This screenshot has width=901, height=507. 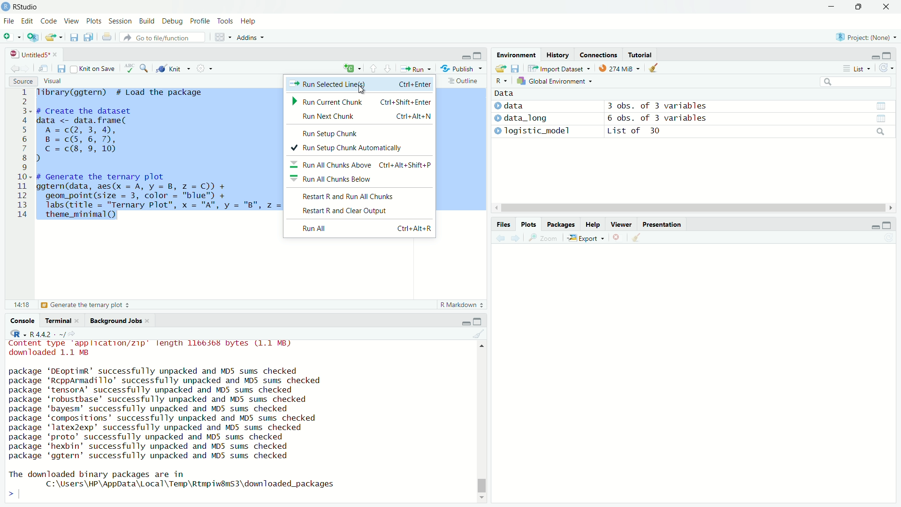 What do you see at coordinates (663, 224) in the screenshot?
I see `Presentation` at bounding box center [663, 224].